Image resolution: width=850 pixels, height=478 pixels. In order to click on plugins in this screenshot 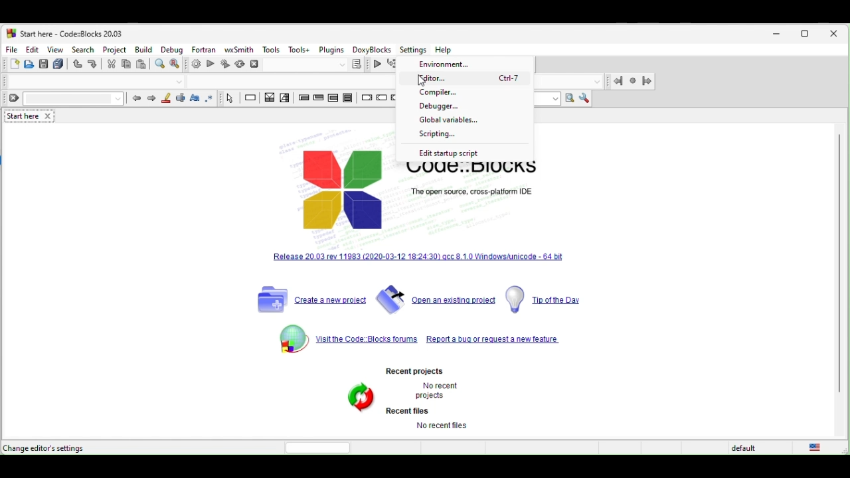, I will do `click(332, 50)`.